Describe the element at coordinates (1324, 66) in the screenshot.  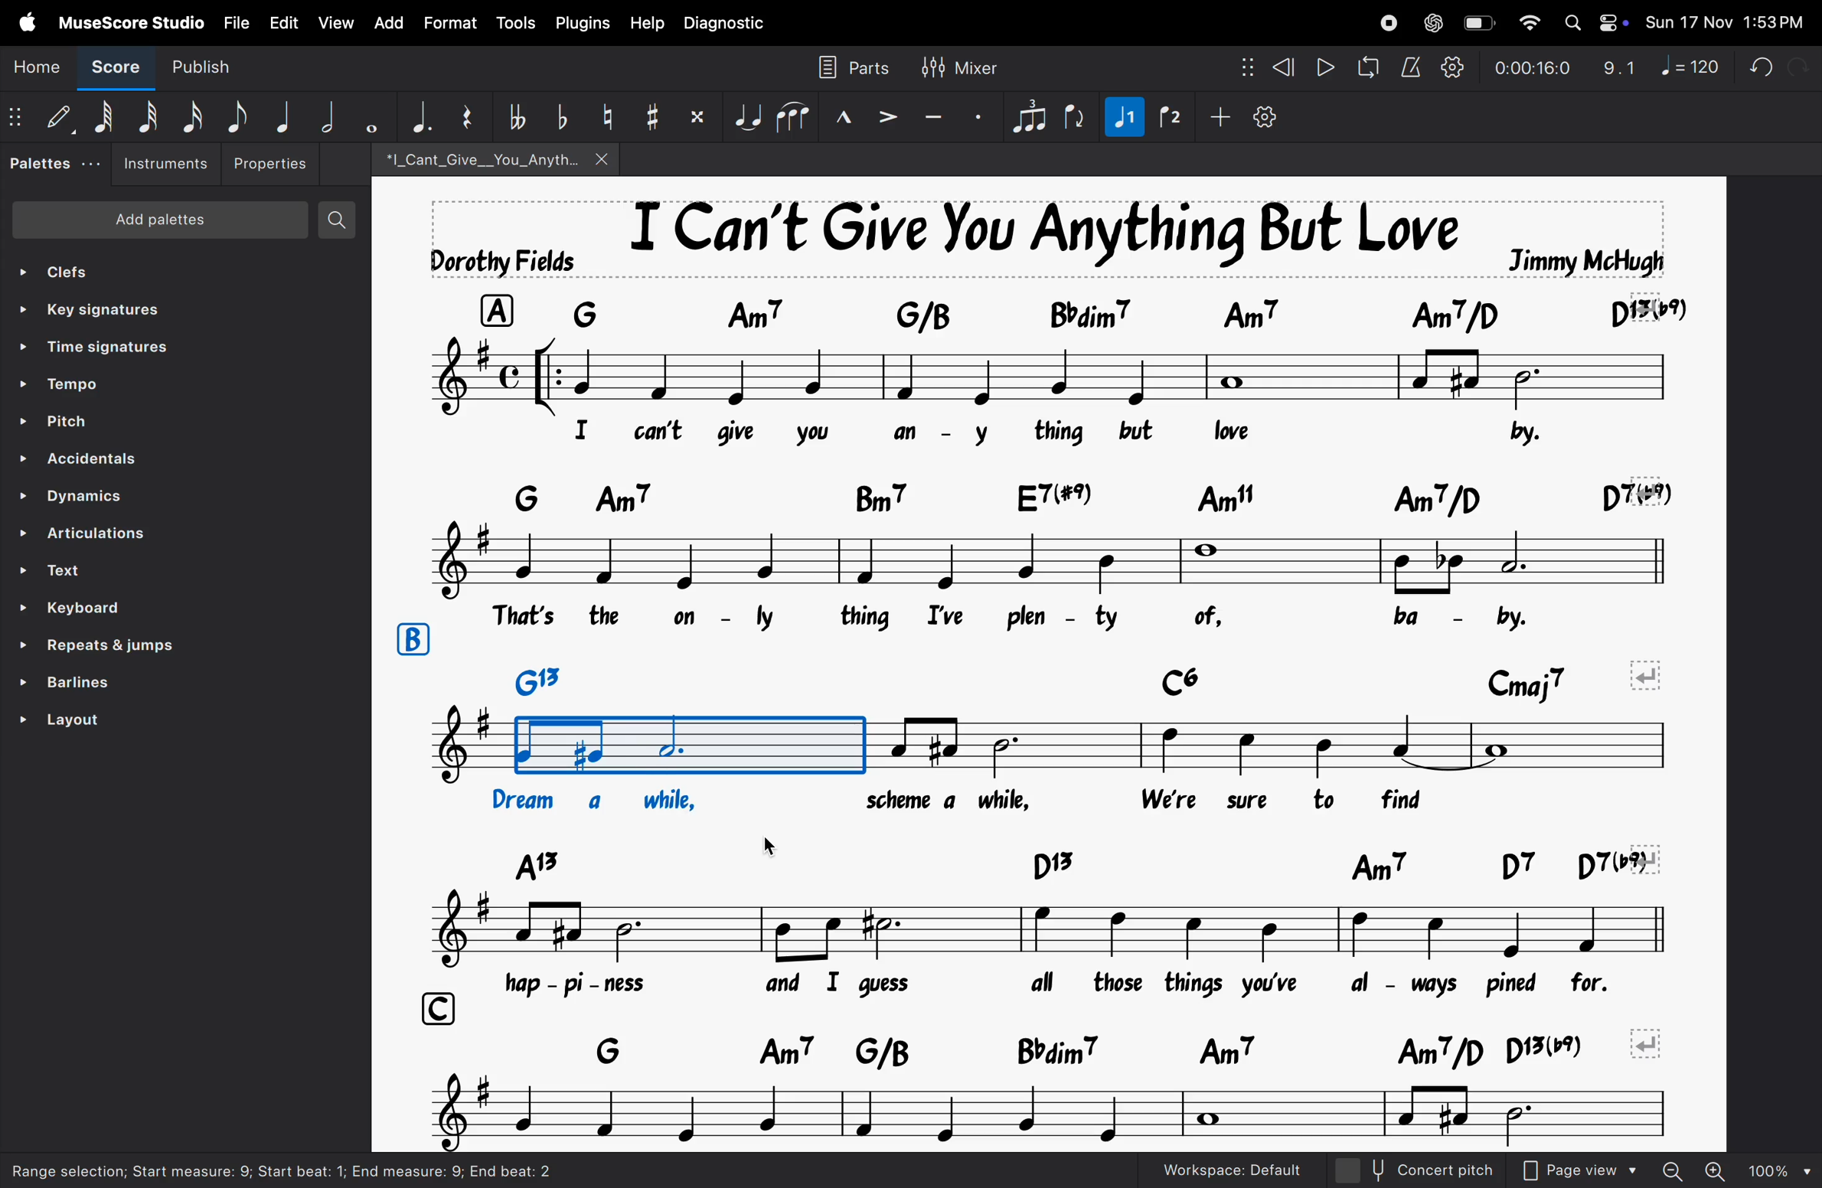
I see `play rewind` at that location.